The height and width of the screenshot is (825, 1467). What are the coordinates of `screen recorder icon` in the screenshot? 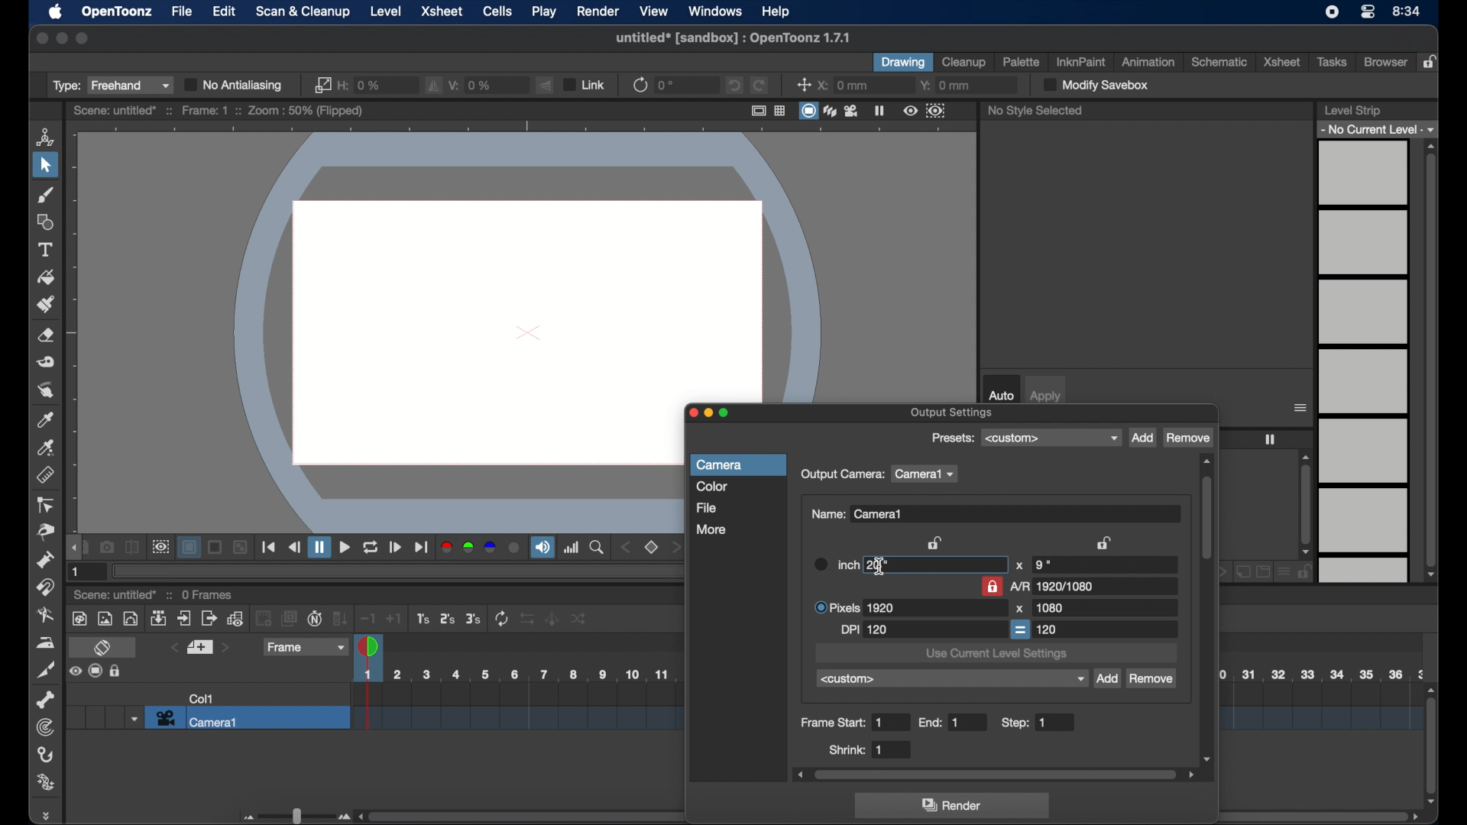 It's located at (1333, 11).